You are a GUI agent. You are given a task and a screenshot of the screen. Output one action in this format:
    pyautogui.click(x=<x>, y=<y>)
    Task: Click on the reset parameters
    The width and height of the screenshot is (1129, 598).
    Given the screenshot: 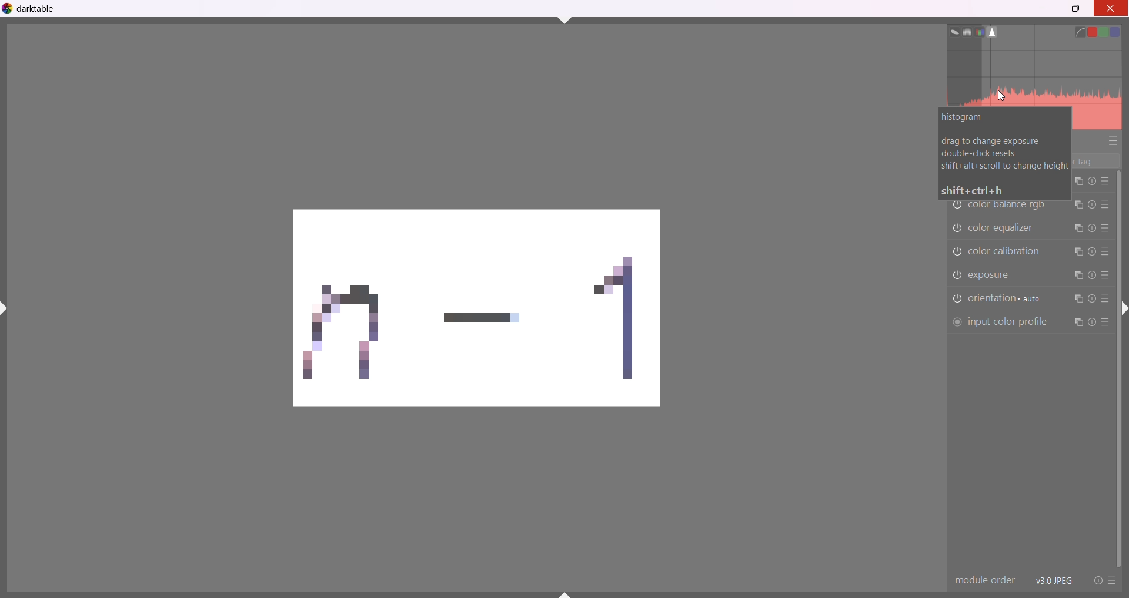 What is the action you would take?
    pyautogui.click(x=1091, y=227)
    